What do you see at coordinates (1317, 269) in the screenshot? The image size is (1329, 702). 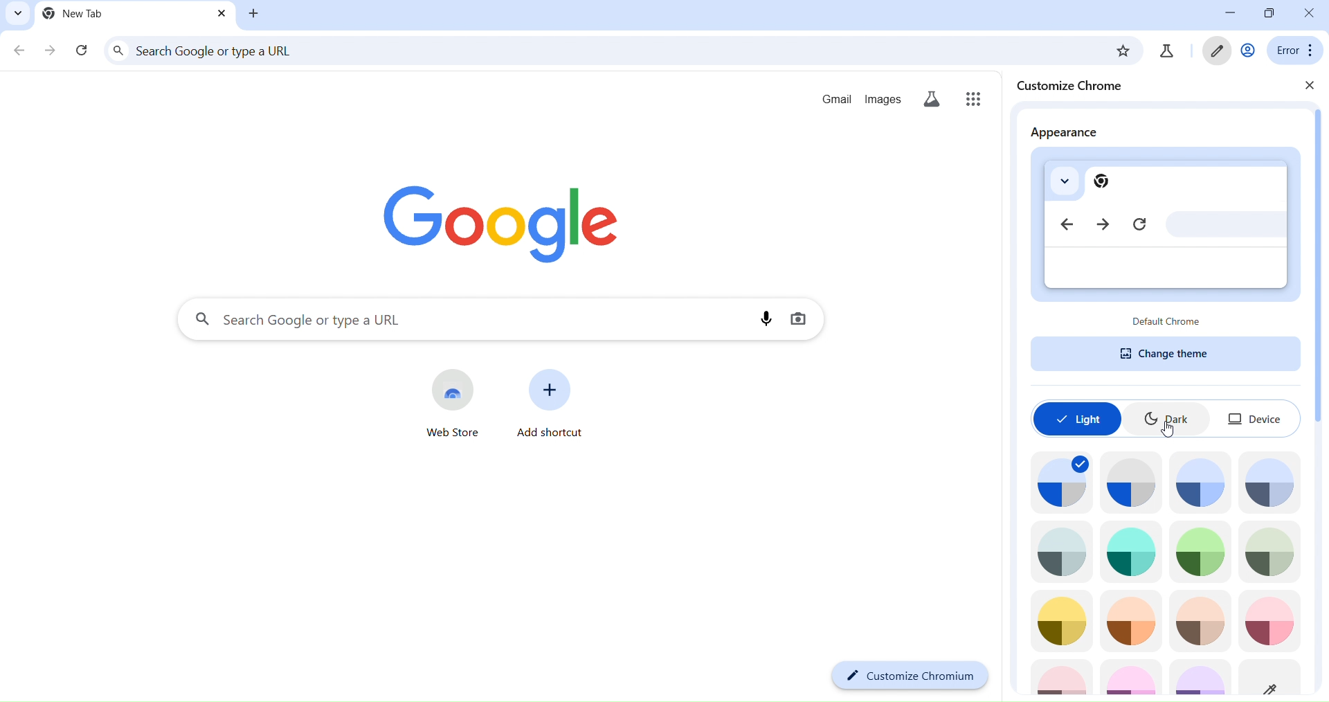 I see `scrollbar` at bounding box center [1317, 269].